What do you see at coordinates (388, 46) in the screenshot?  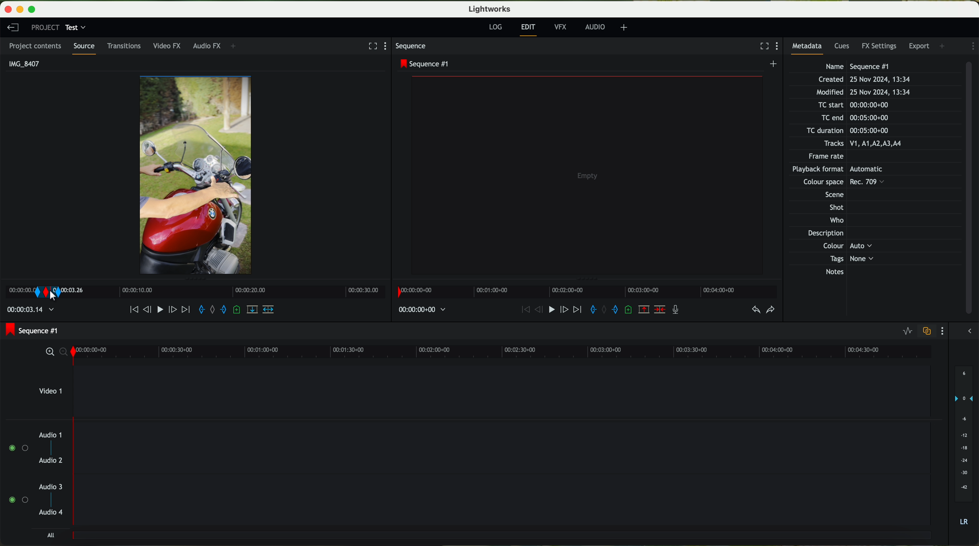 I see `show settings menu` at bounding box center [388, 46].